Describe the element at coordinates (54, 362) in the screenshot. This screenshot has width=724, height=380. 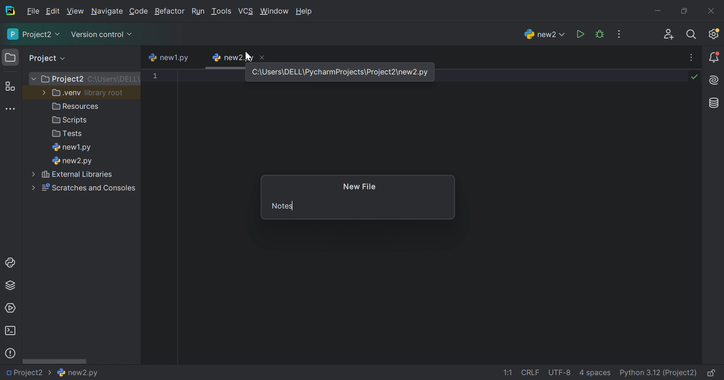
I see `Scroll bar` at that location.